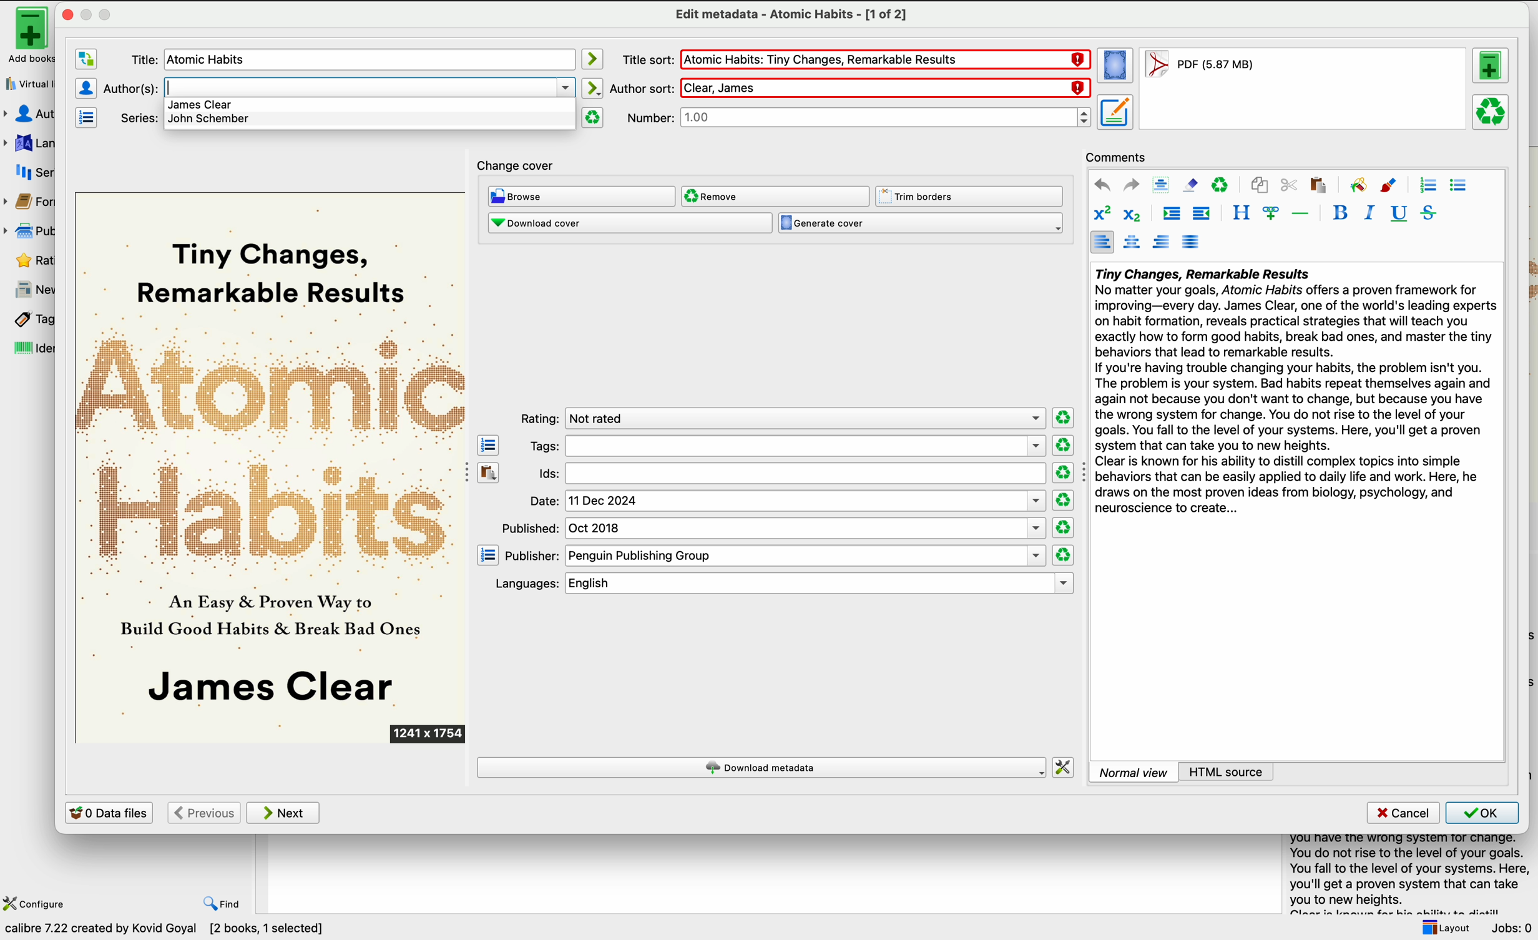 The image size is (1538, 940). What do you see at coordinates (489, 471) in the screenshot?
I see `paste the contents of the clipboard` at bounding box center [489, 471].